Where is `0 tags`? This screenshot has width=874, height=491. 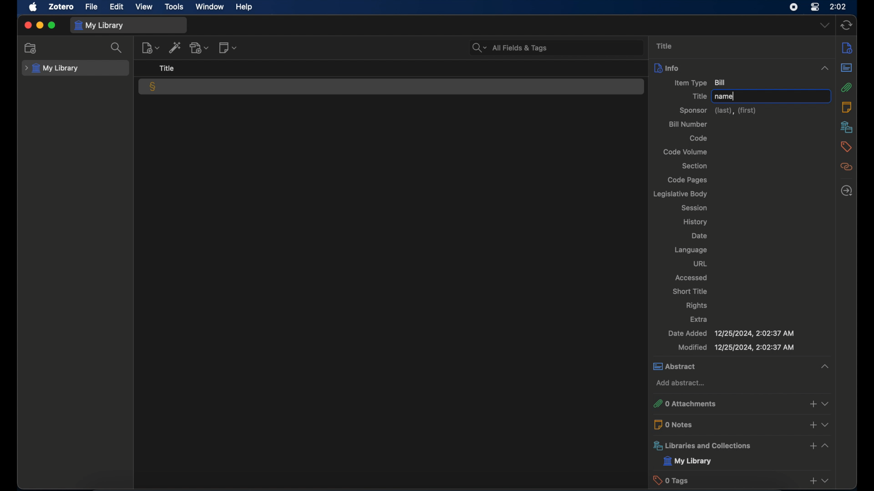 0 tags is located at coordinates (741, 480).